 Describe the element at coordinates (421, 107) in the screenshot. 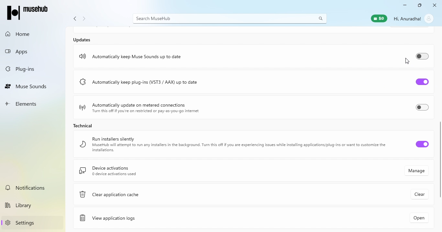

I see `Toggle` at that location.